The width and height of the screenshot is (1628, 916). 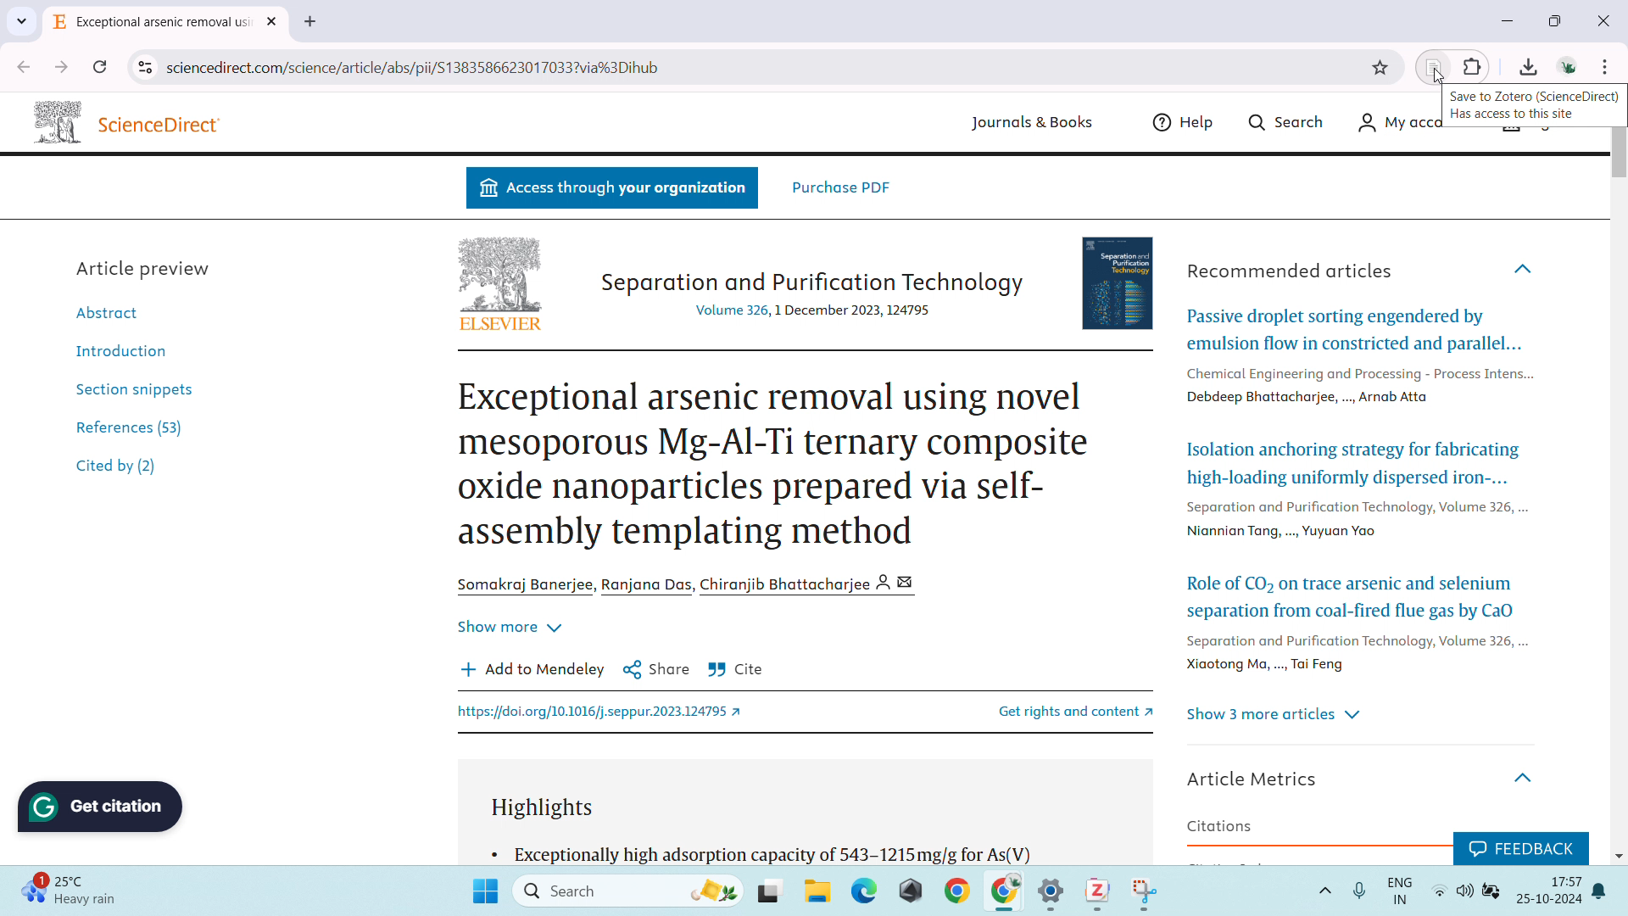 What do you see at coordinates (1519, 846) in the screenshot?
I see `Feedback` at bounding box center [1519, 846].